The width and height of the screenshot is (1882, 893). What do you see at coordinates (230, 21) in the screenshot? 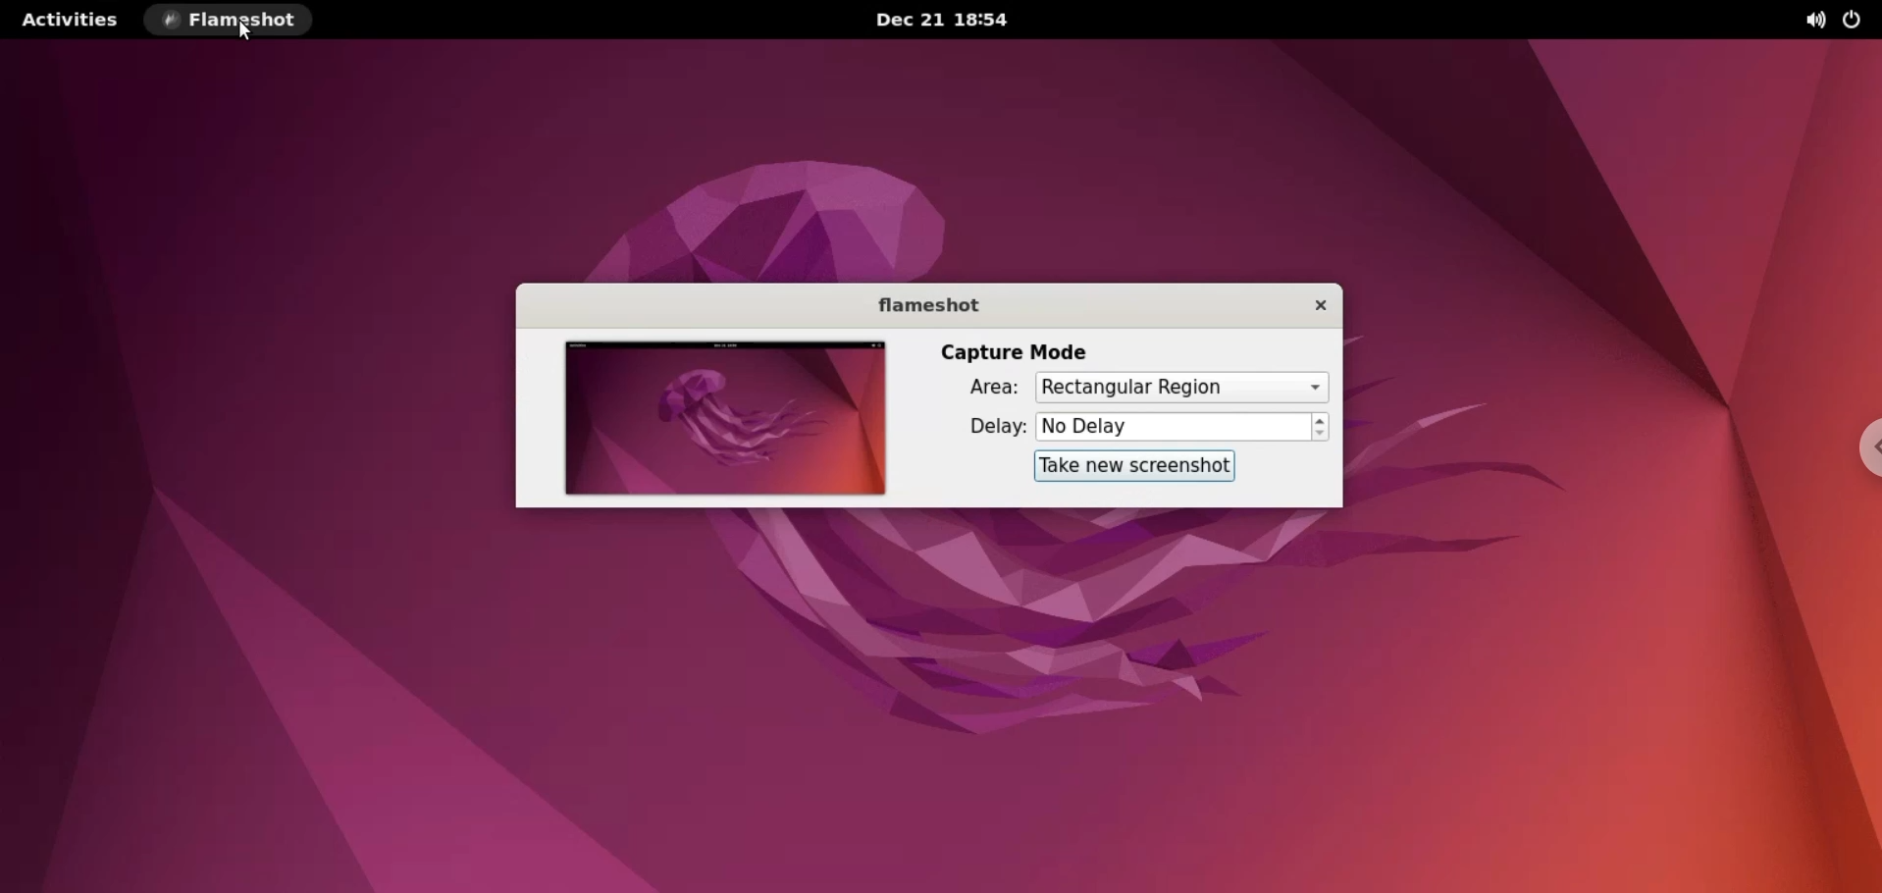
I see `flameshot options` at bounding box center [230, 21].